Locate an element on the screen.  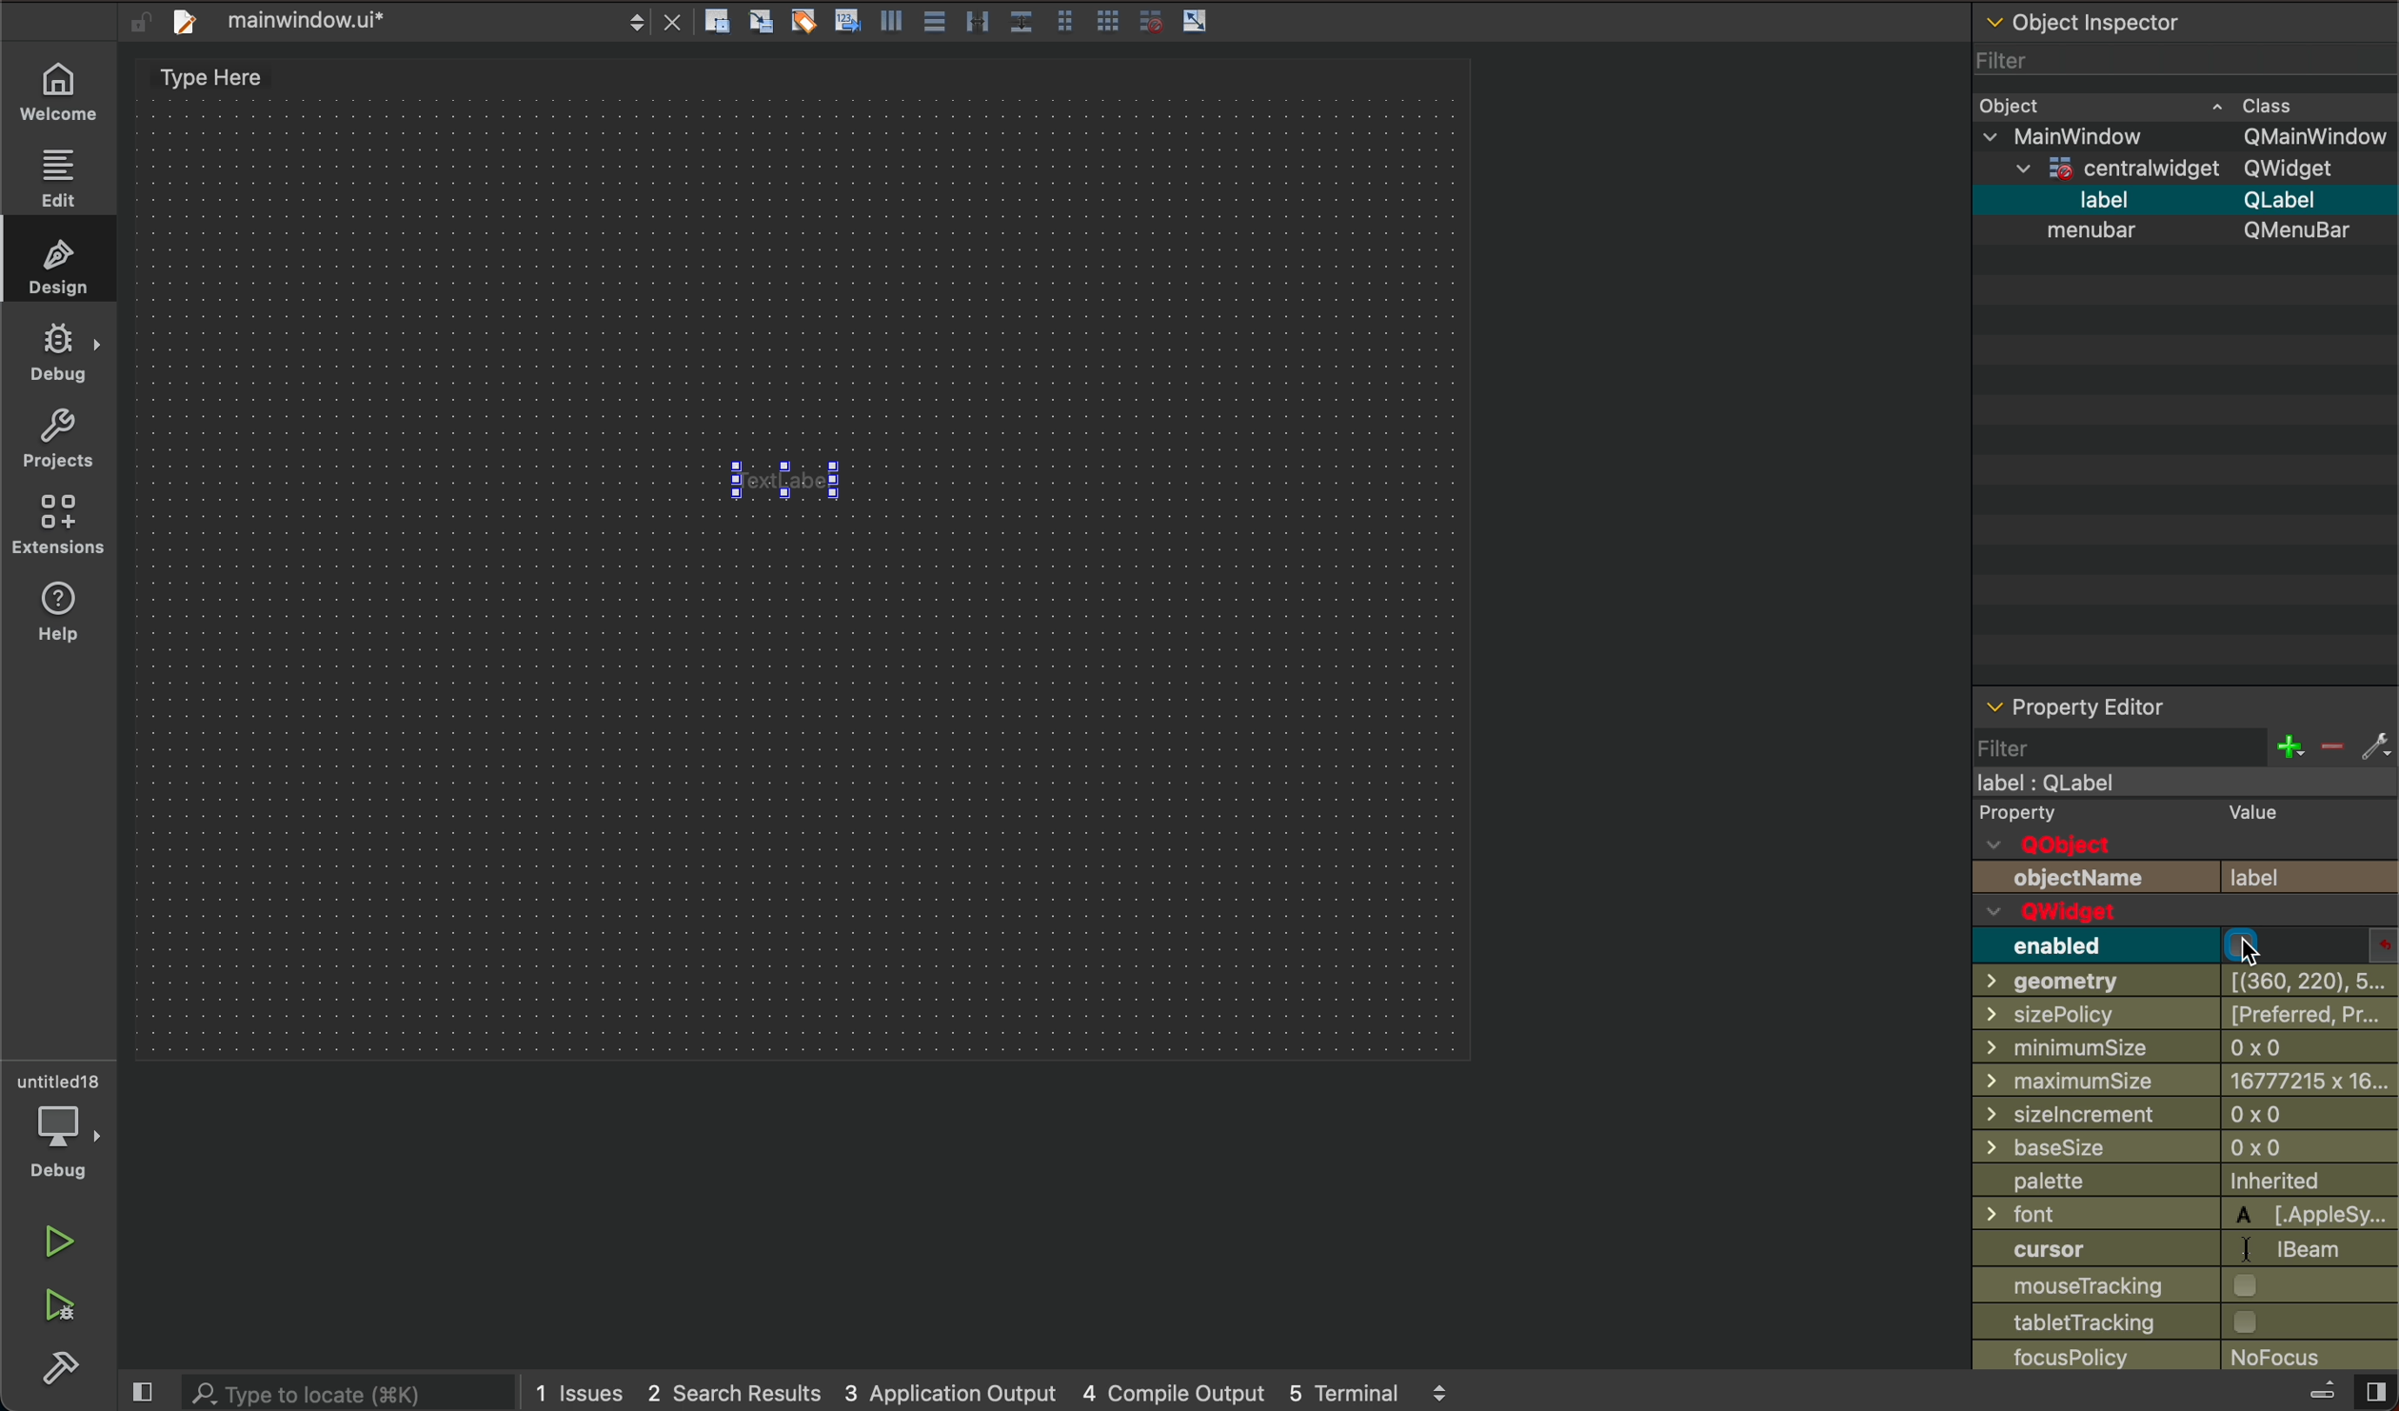
3 application output is located at coordinates (947, 1387).